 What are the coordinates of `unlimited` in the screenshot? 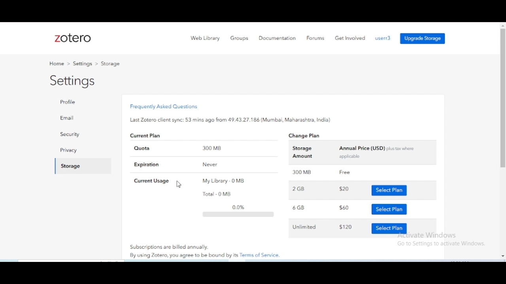 It's located at (304, 227).